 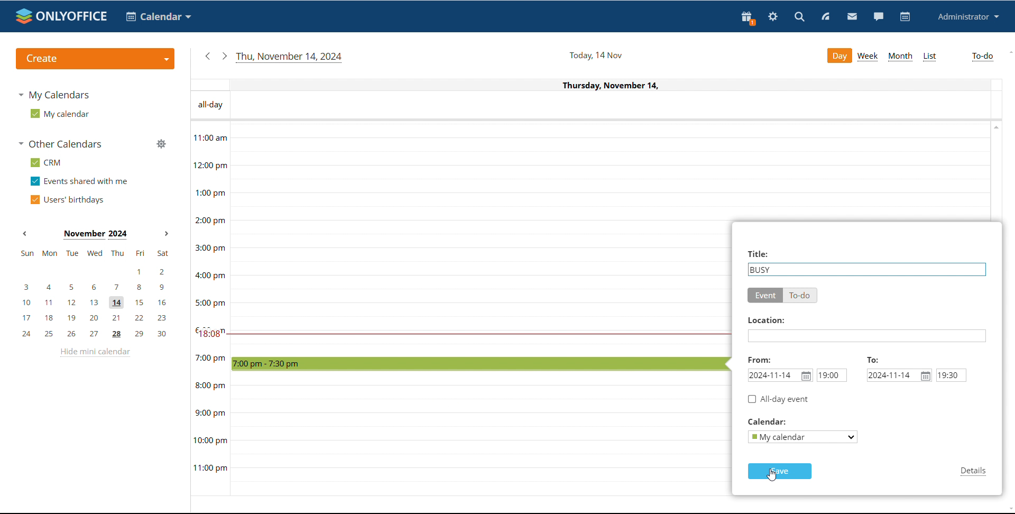 What do you see at coordinates (59, 114) in the screenshot?
I see `my calendar` at bounding box center [59, 114].